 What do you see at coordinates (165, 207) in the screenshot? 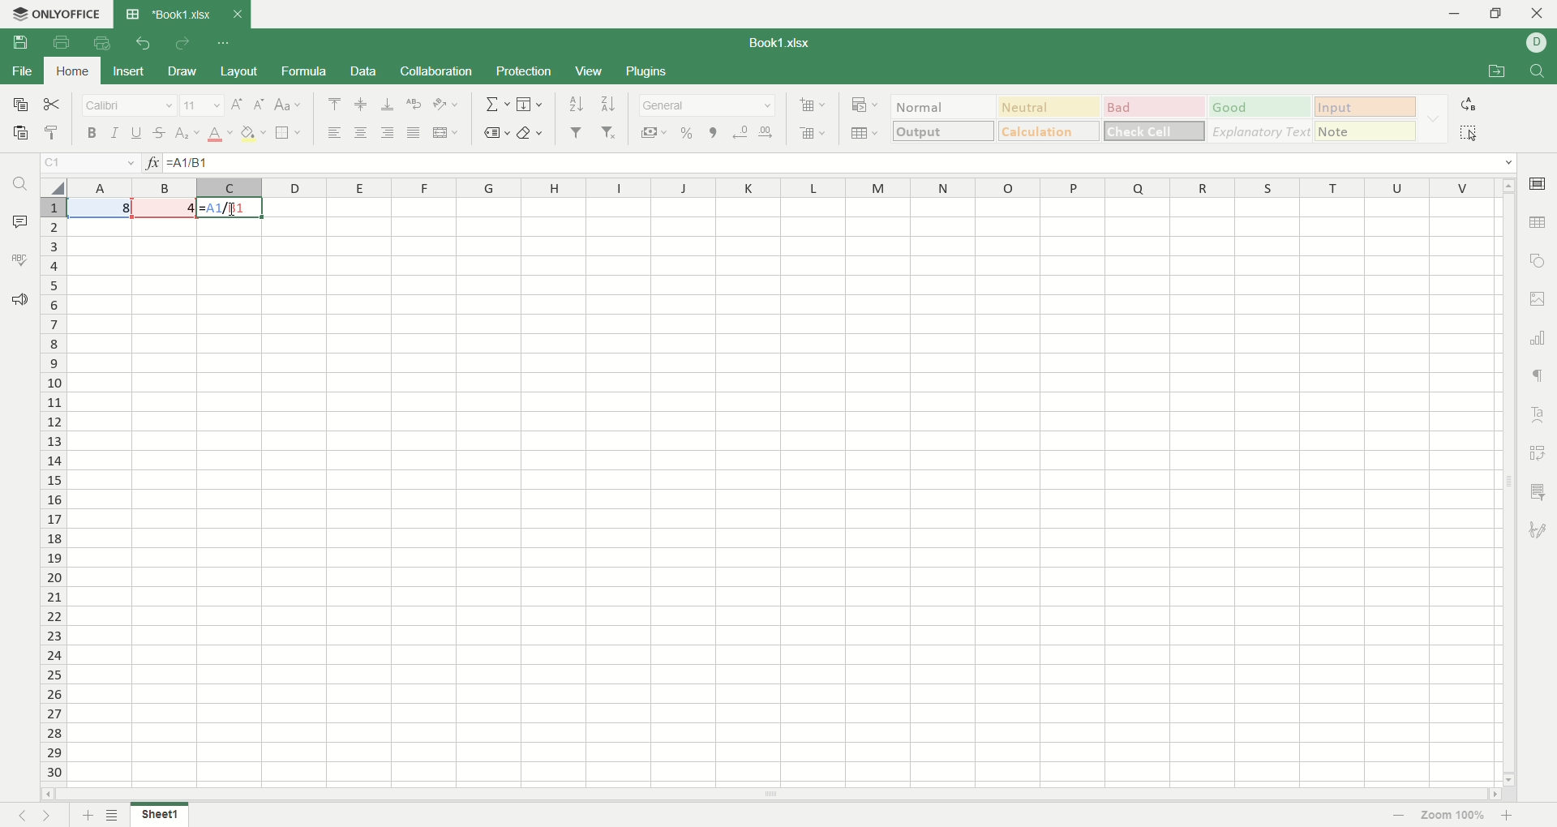
I see `4` at bounding box center [165, 207].